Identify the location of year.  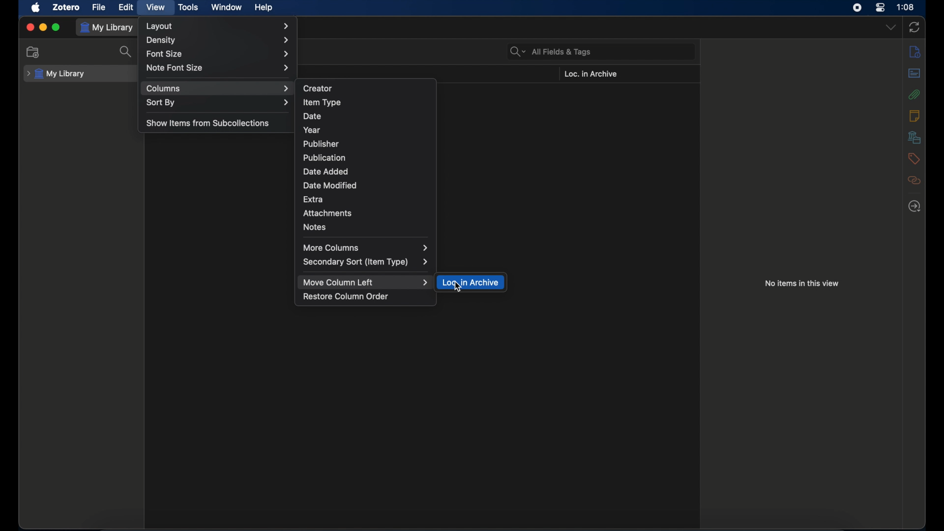
(312, 130).